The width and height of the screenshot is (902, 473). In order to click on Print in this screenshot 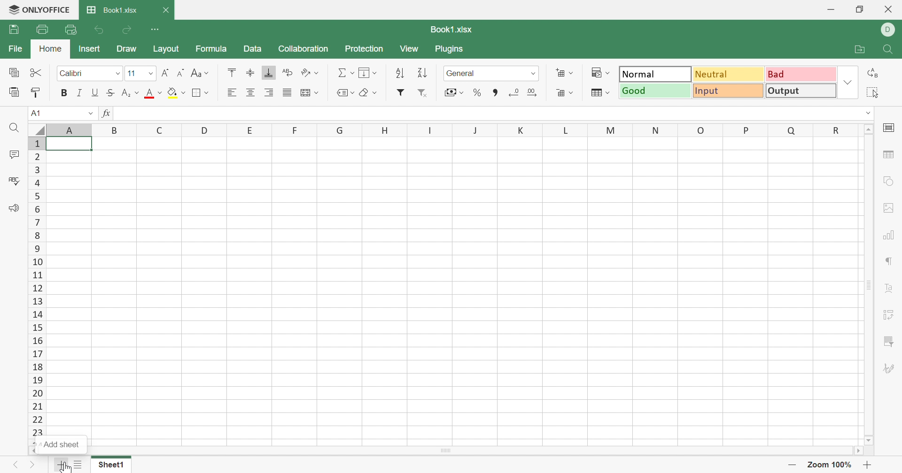, I will do `click(43, 30)`.